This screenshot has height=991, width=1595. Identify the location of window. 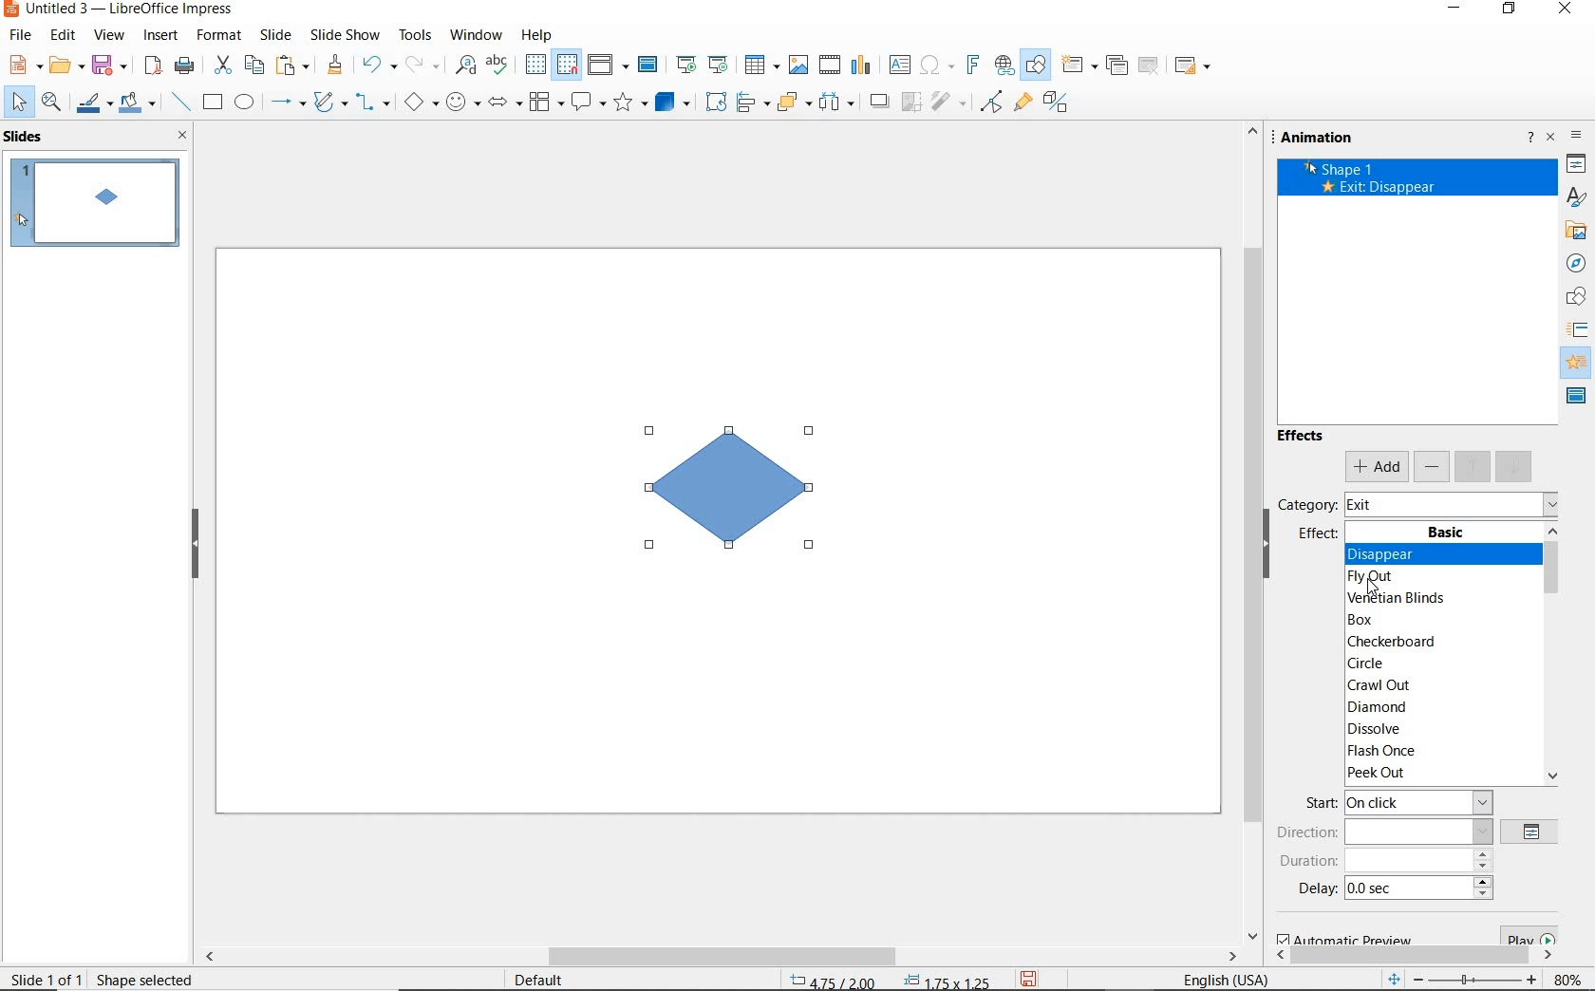
(478, 37).